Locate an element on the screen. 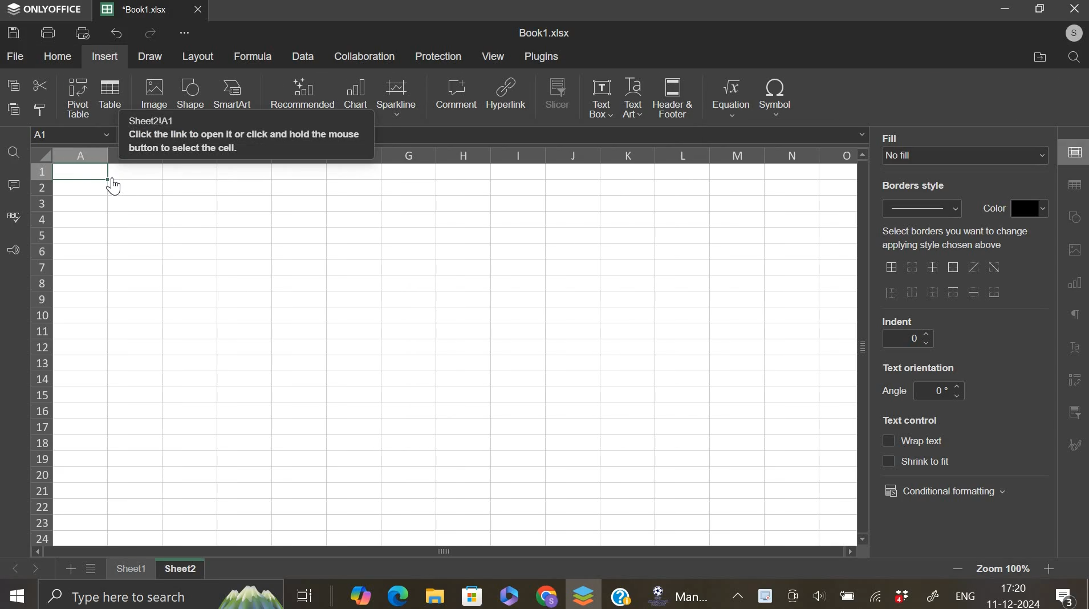 This screenshot has height=609, width=1089. smartart is located at coordinates (231, 93).